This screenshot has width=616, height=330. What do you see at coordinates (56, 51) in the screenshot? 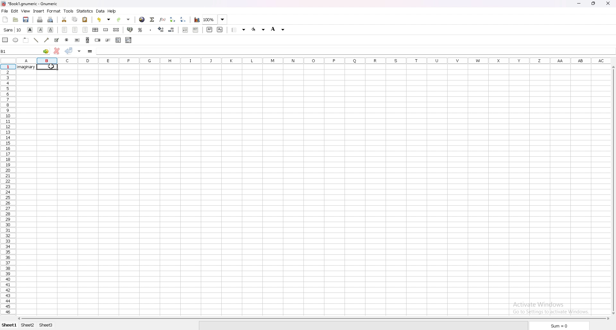
I see `cancel change` at bounding box center [56, 51].